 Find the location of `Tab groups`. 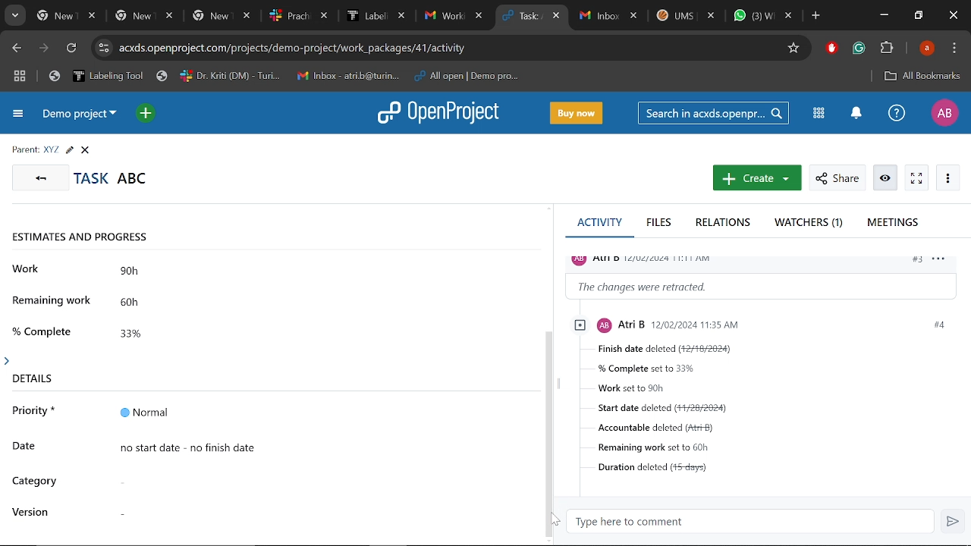

Tab groups is located at coordinates (21, 76).